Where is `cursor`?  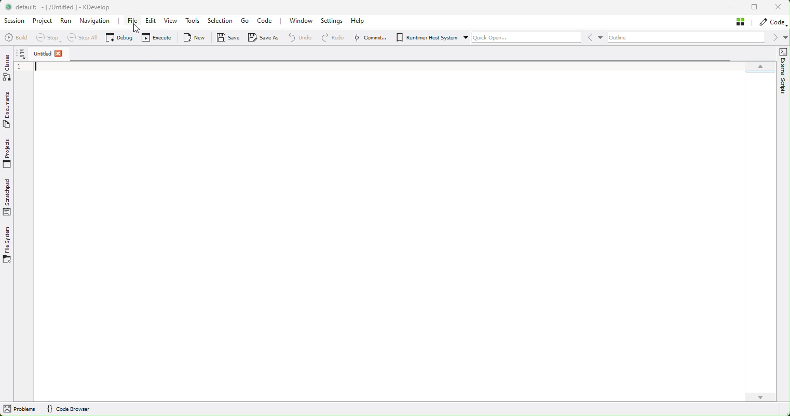
cursor is located at coordinates (139, 29).